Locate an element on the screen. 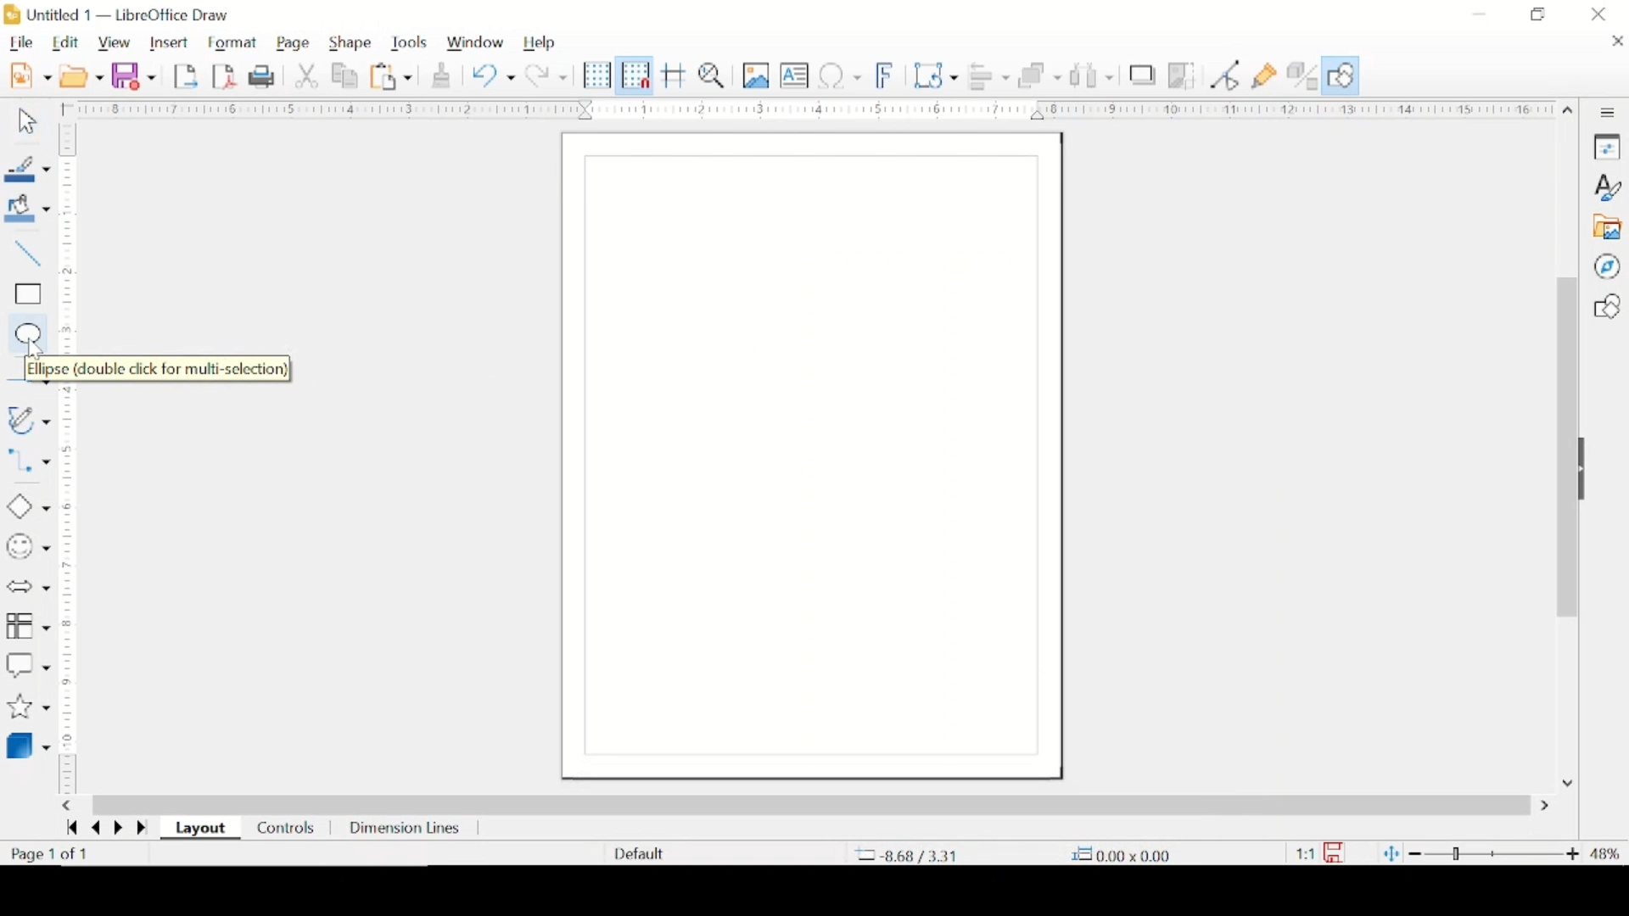  shapes is located at coordinates (1606, 306).